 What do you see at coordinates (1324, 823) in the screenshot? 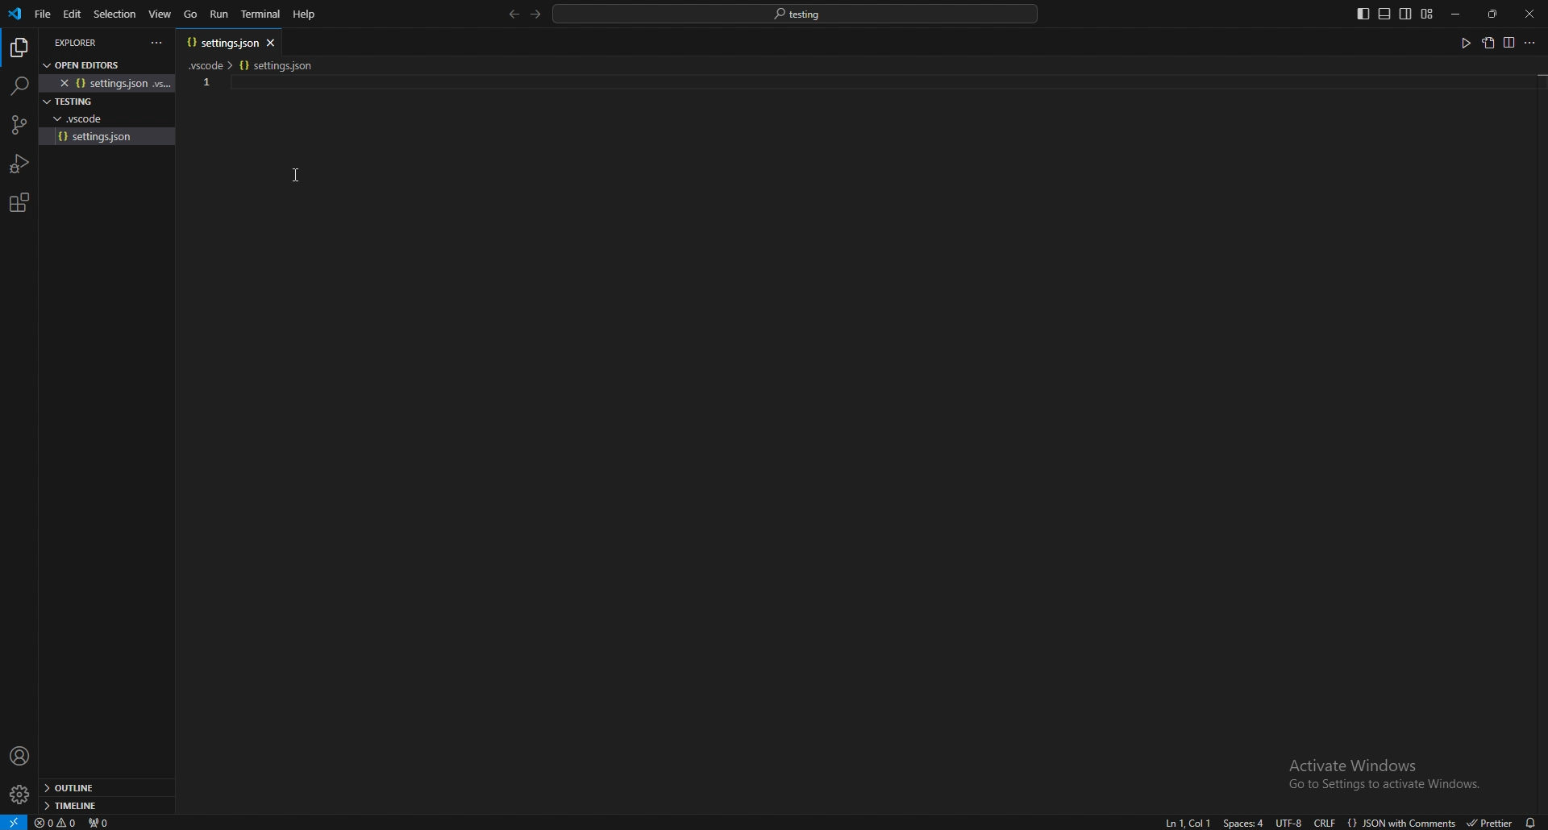
I see `end of line sequence` at bounding box center [1324, 823].